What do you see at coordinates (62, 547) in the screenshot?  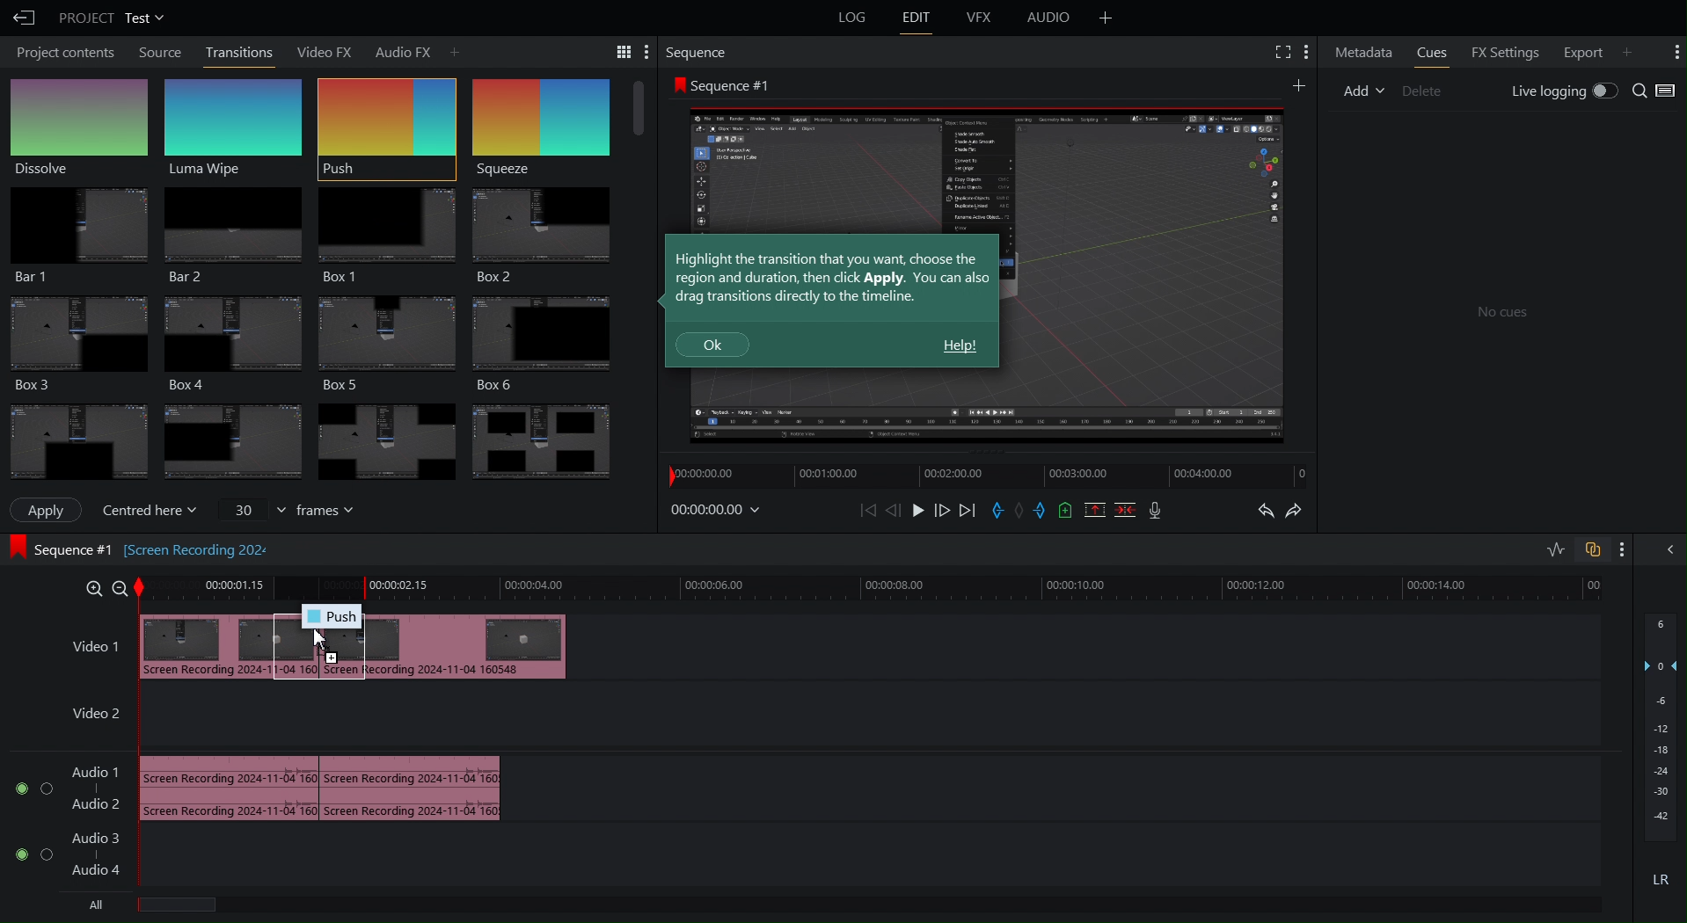 I see `Sequence #1 ` at bounding box center [62, 547].